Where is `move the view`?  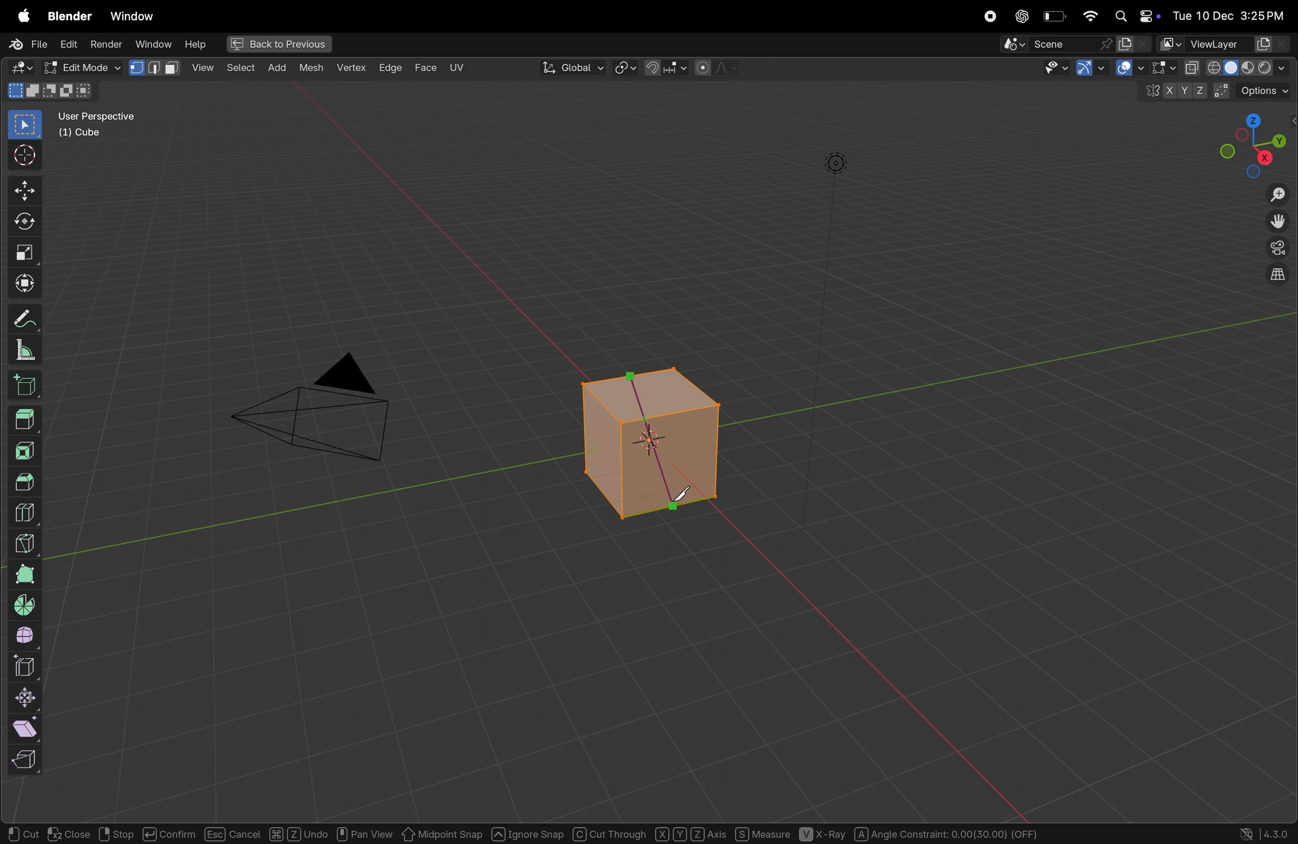
move the view is located at coordinates (1278, 222).